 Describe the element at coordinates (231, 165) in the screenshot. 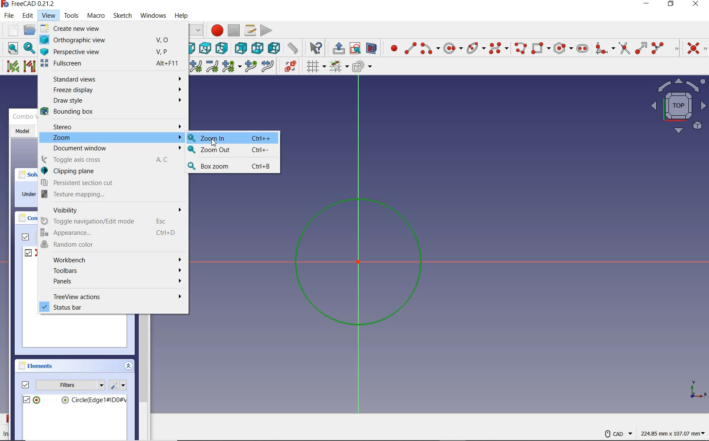

I see `Box zoom` at that location.